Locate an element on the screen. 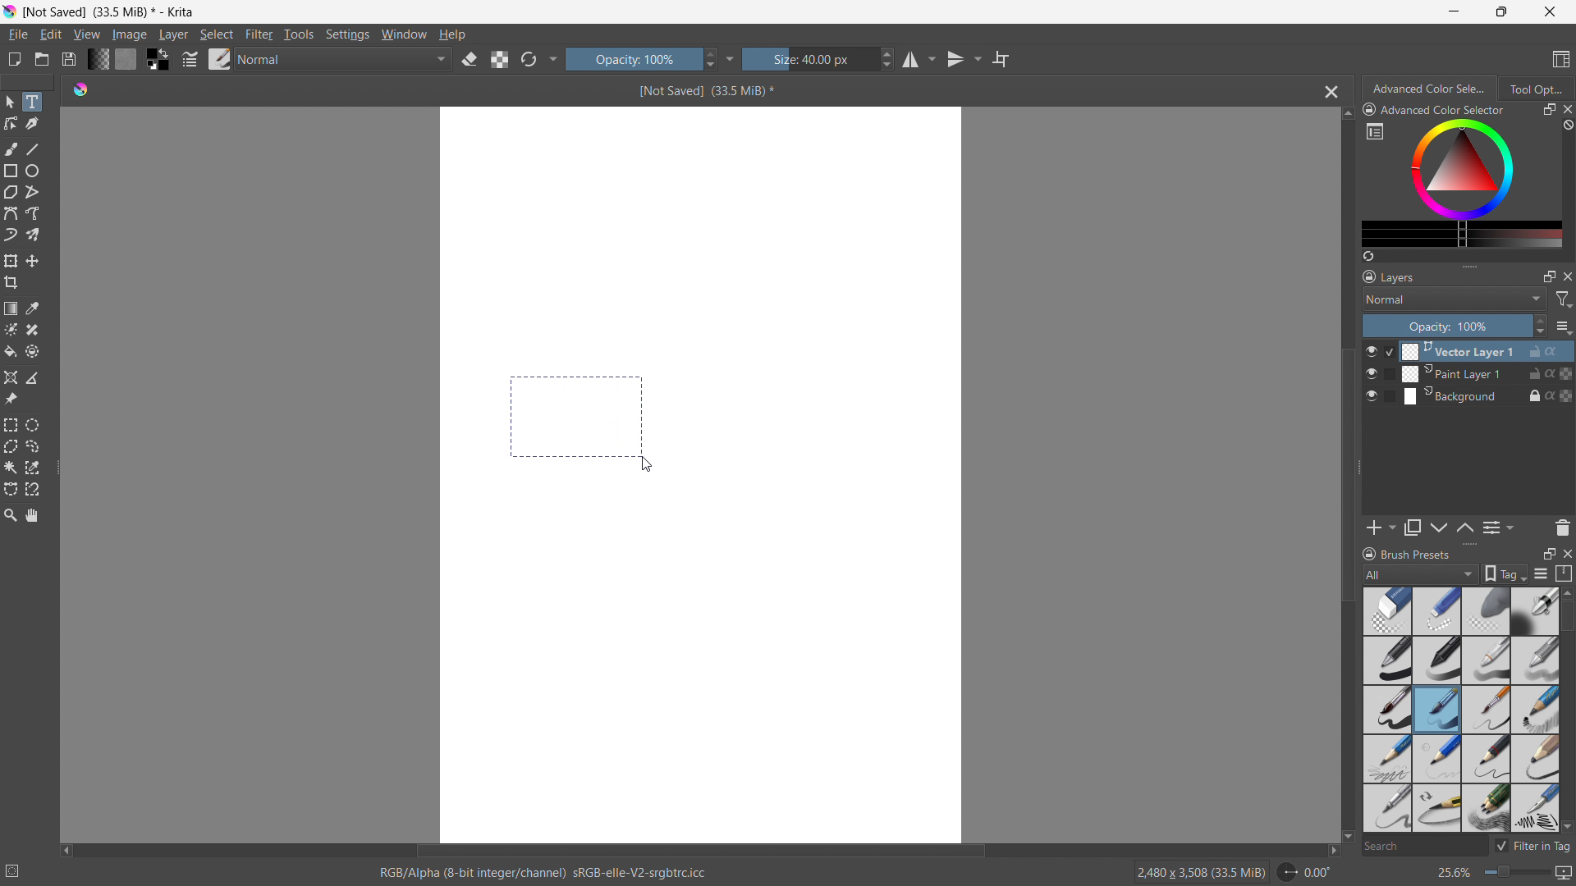 This screenshot has height=886, width=1576. bezier curve tool is located at coordinates (11, 213).